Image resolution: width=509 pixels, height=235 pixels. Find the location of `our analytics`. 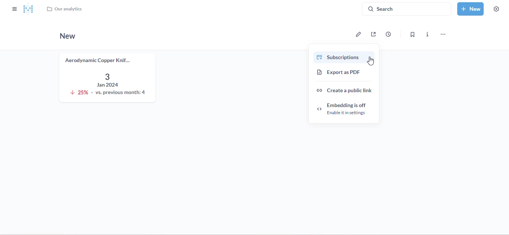

our analytics is located at coordinates (64, 9).